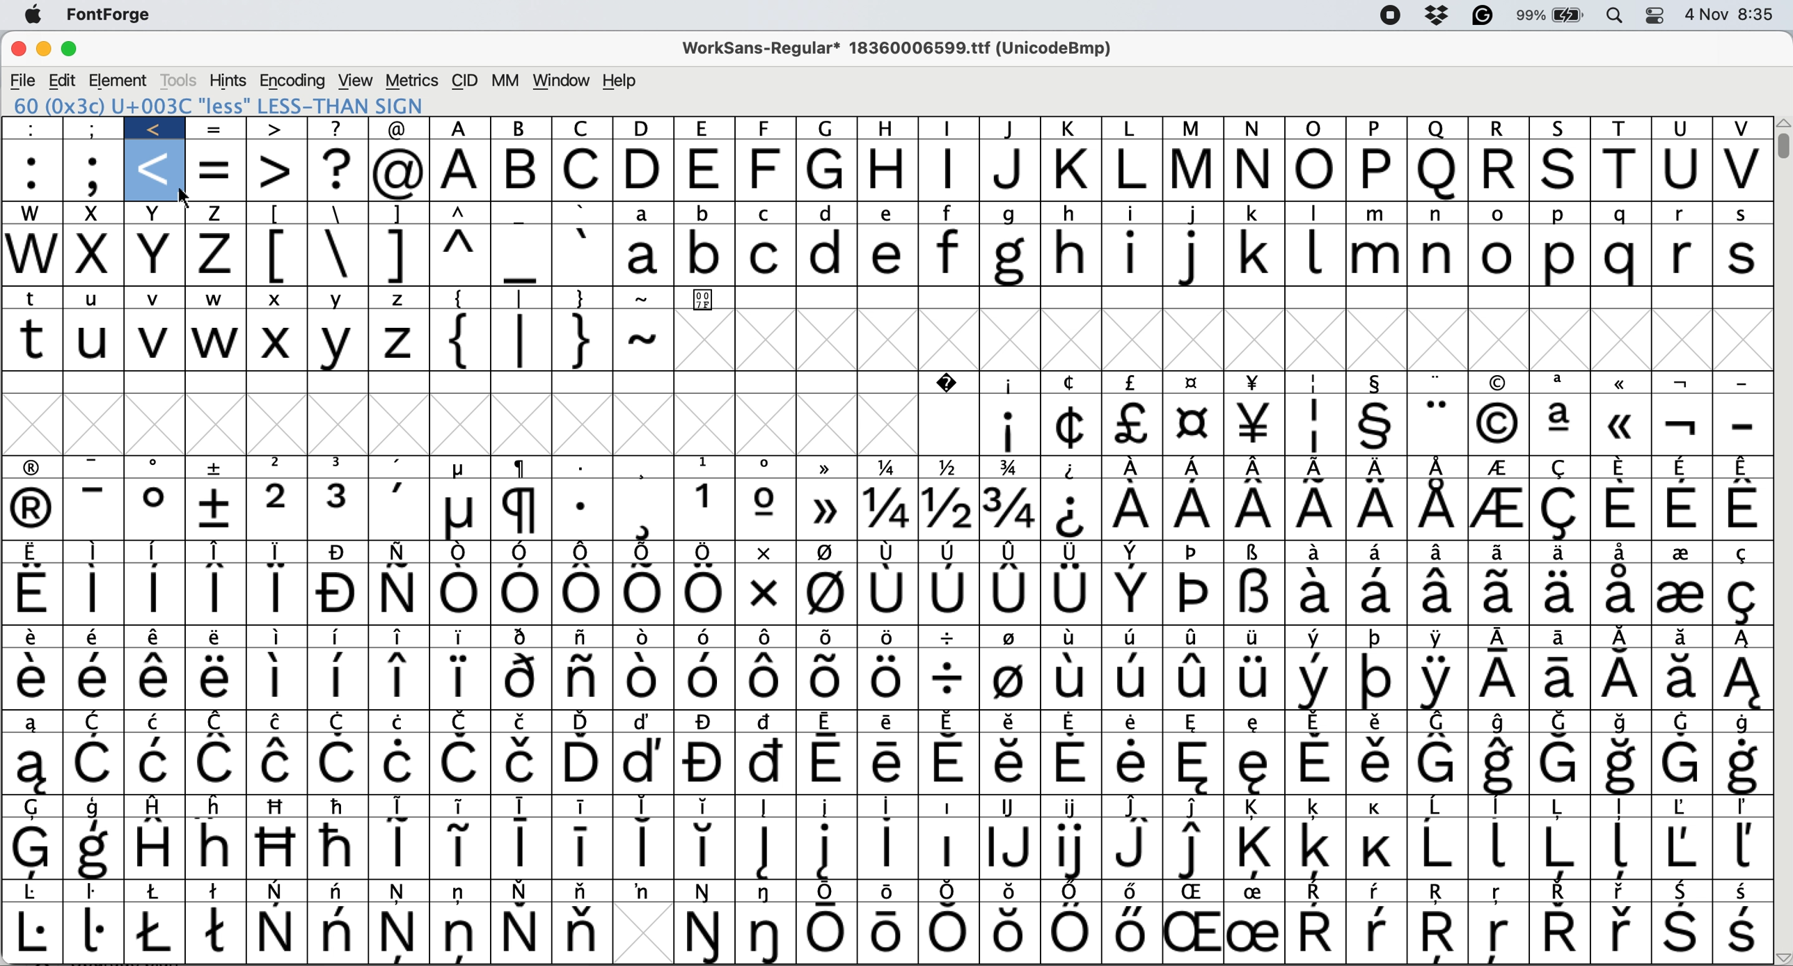 Image resolution: width=1793 pixels, height=966 pixels. What do you see at coordinates (1743, 933) in the screenshot?
I see `Symbol` at bounding box center [1743, 933].